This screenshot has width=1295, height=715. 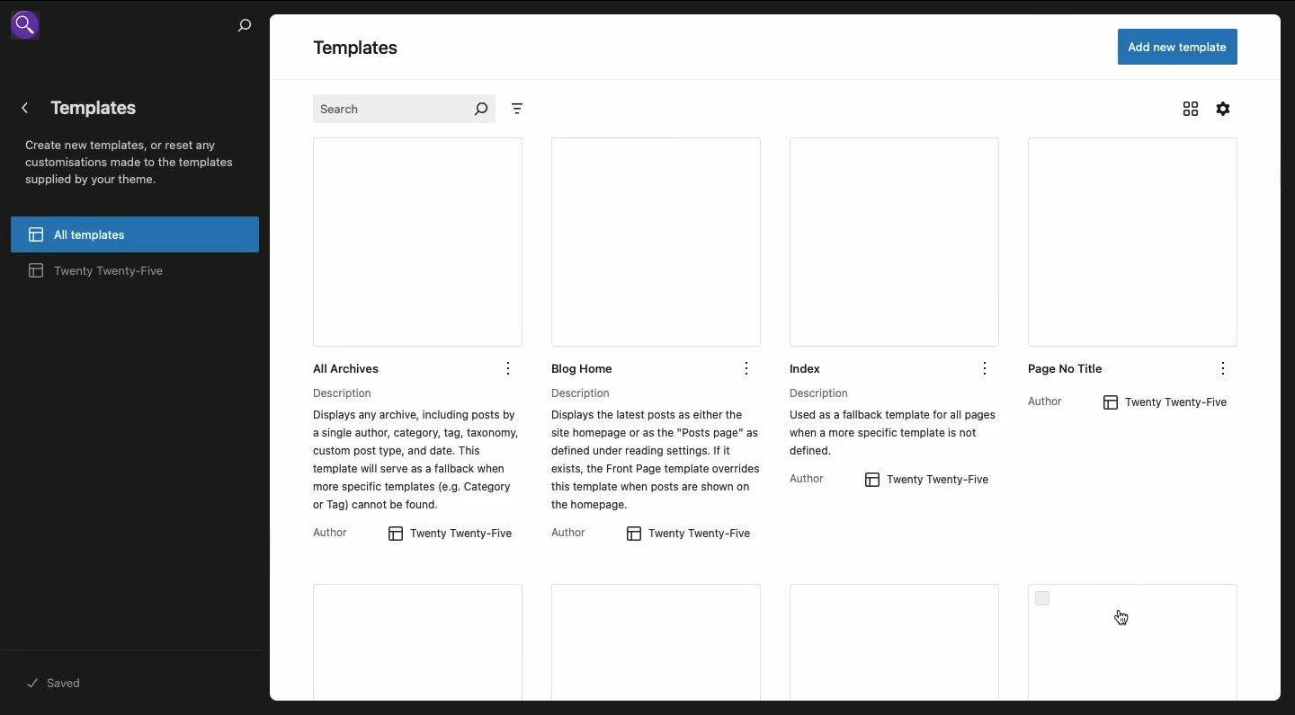 What do you see at coordinates (36, 29) in the screenshot?
I see `logo` at bounding box center [36, 29].